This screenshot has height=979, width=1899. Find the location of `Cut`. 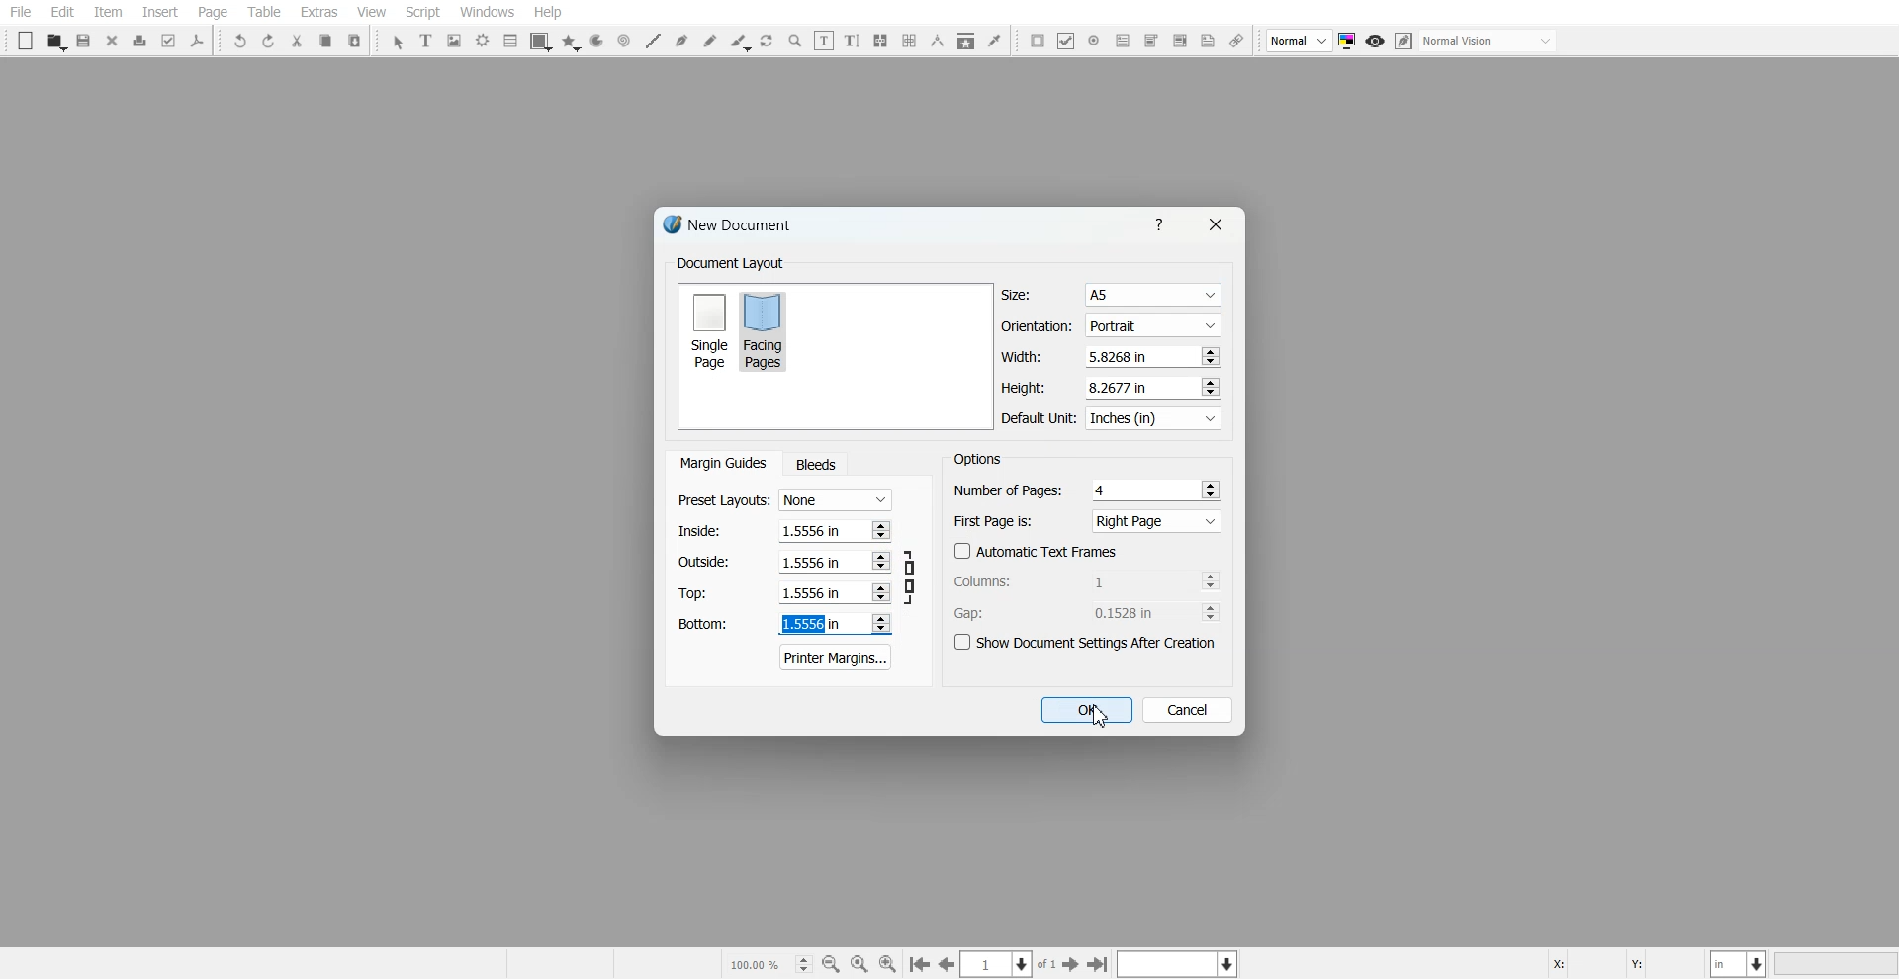

Cut is located at coordinates (297, 41).